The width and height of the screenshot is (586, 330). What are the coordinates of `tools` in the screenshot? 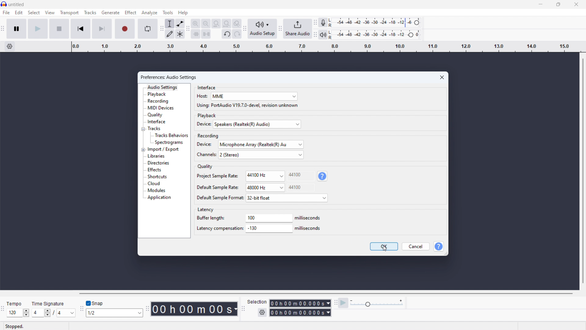 It's located at (168, 13).